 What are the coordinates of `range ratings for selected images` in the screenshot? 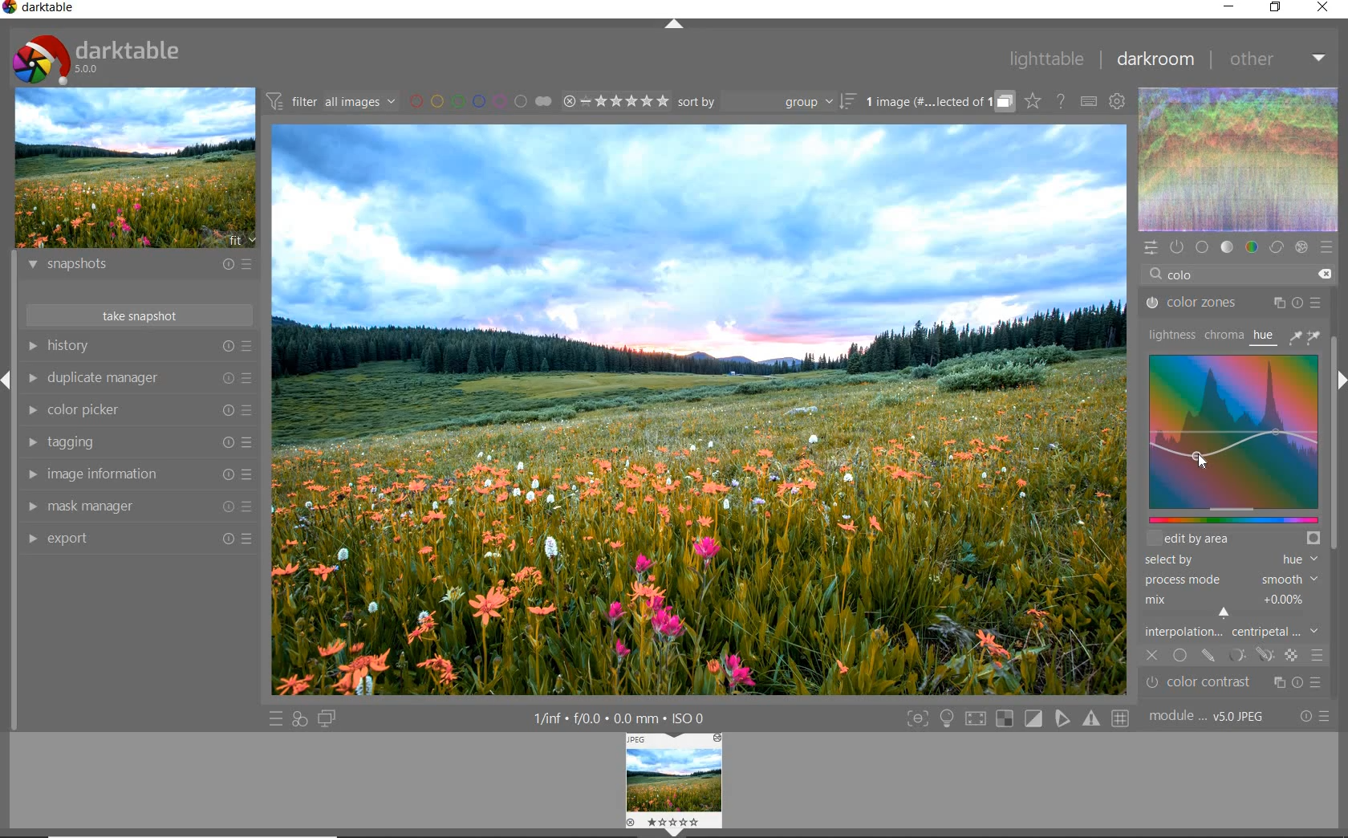 It's located at (616, 101).